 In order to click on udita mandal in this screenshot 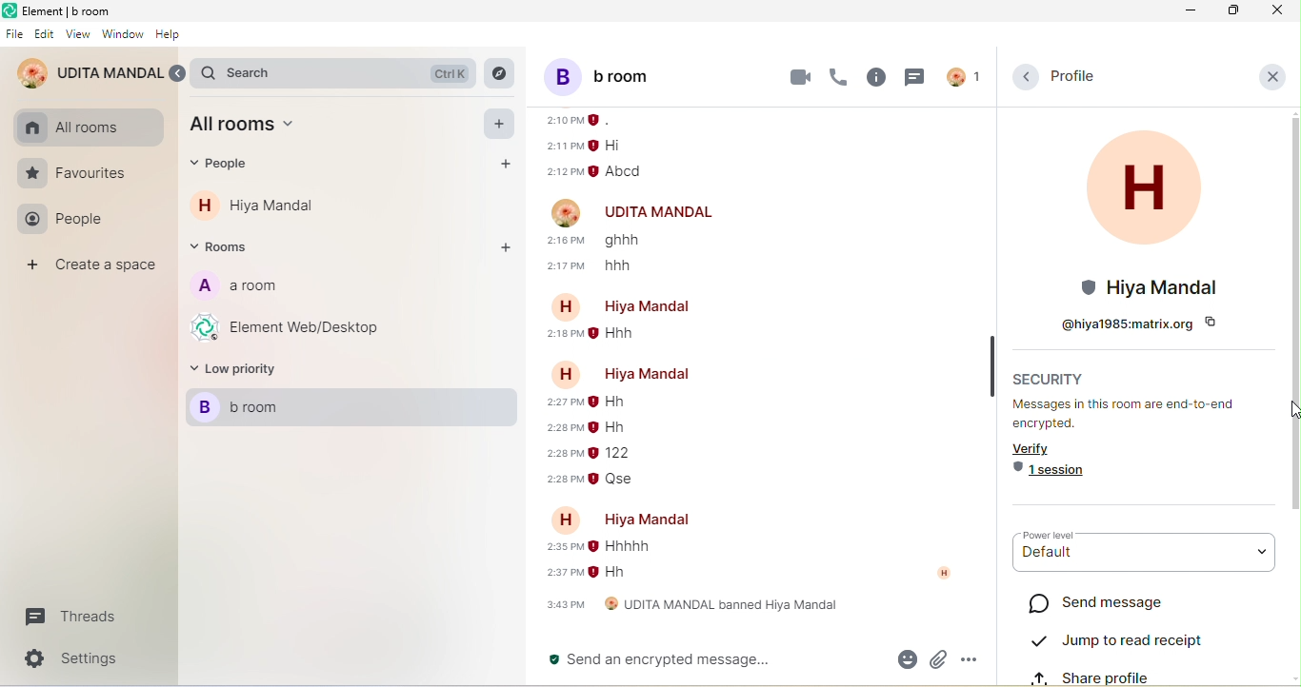, I will do `click(662, 213)`.